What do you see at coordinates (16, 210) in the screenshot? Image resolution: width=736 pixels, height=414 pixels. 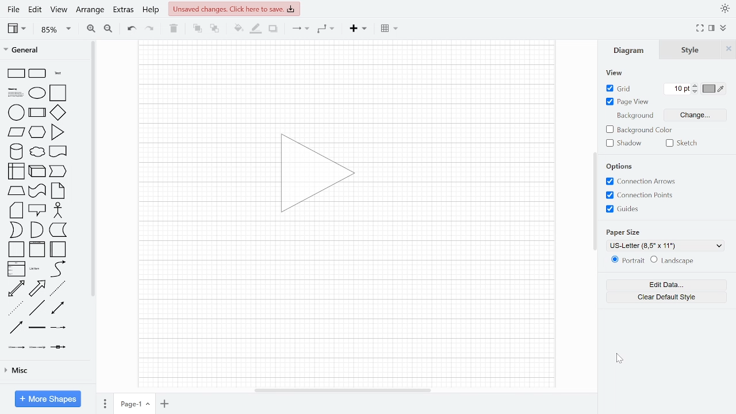 I see `Card` at bounding box center [16, 210].